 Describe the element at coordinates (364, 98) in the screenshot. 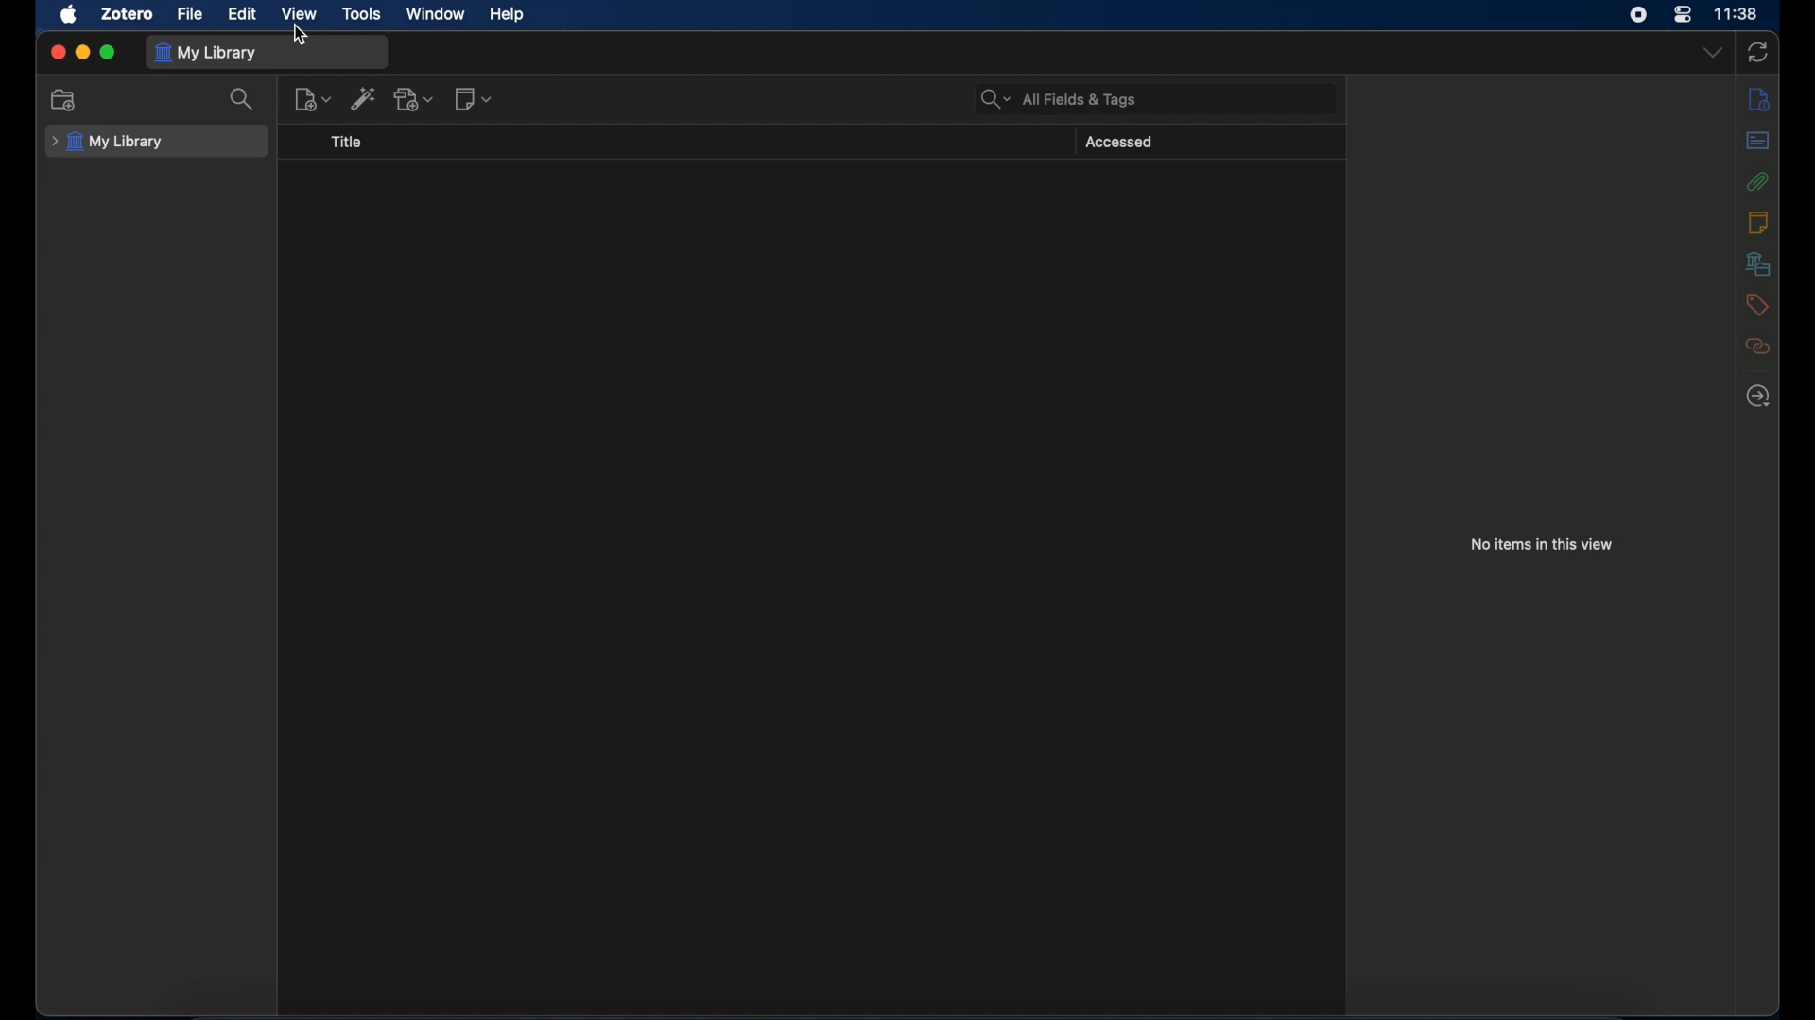

I see `add item by identifier` at that location.